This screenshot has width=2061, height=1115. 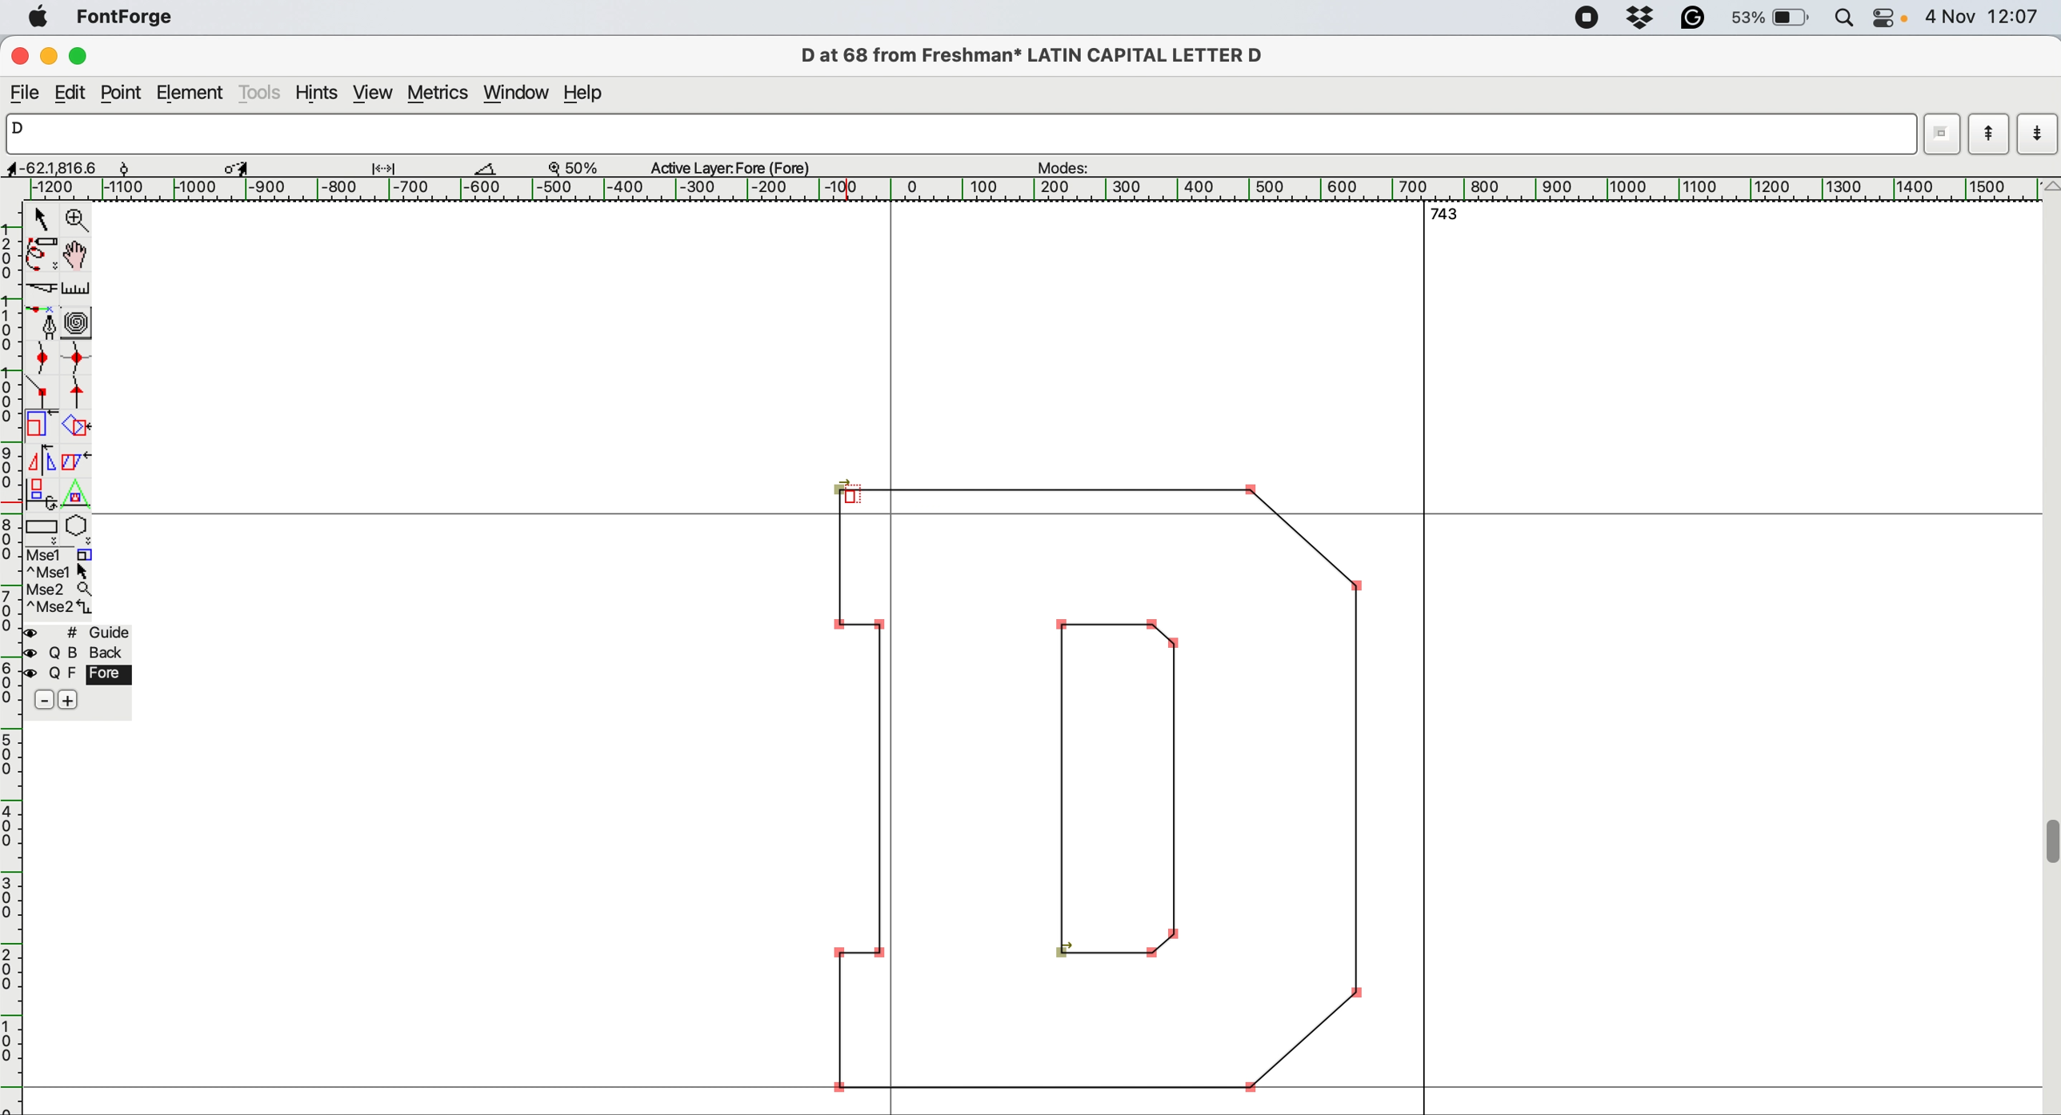 I want to click on font forge, so click(x=130, y=17).